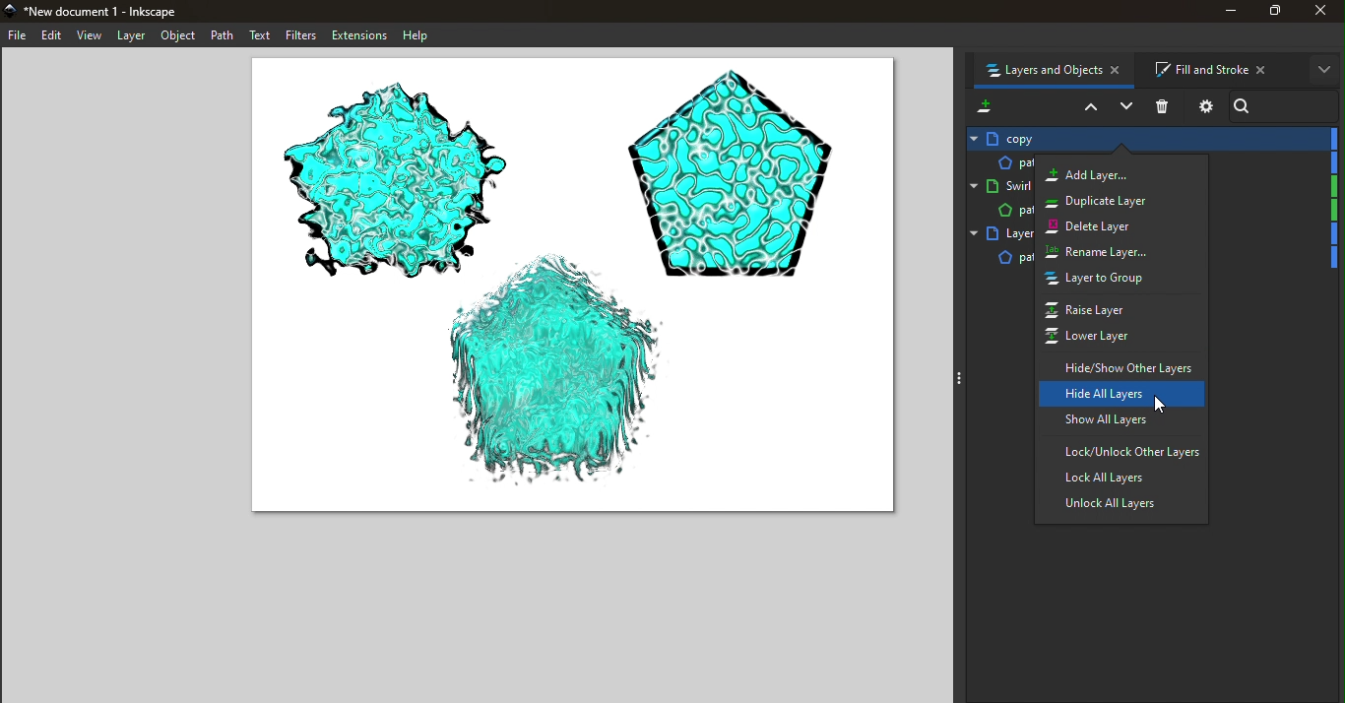 The width and height of the screenshot is (1345, 703). What do you see at coordinates (1118, 226) in the screenshot?
I see `Delete layer` at bounding box center [1118, 226].